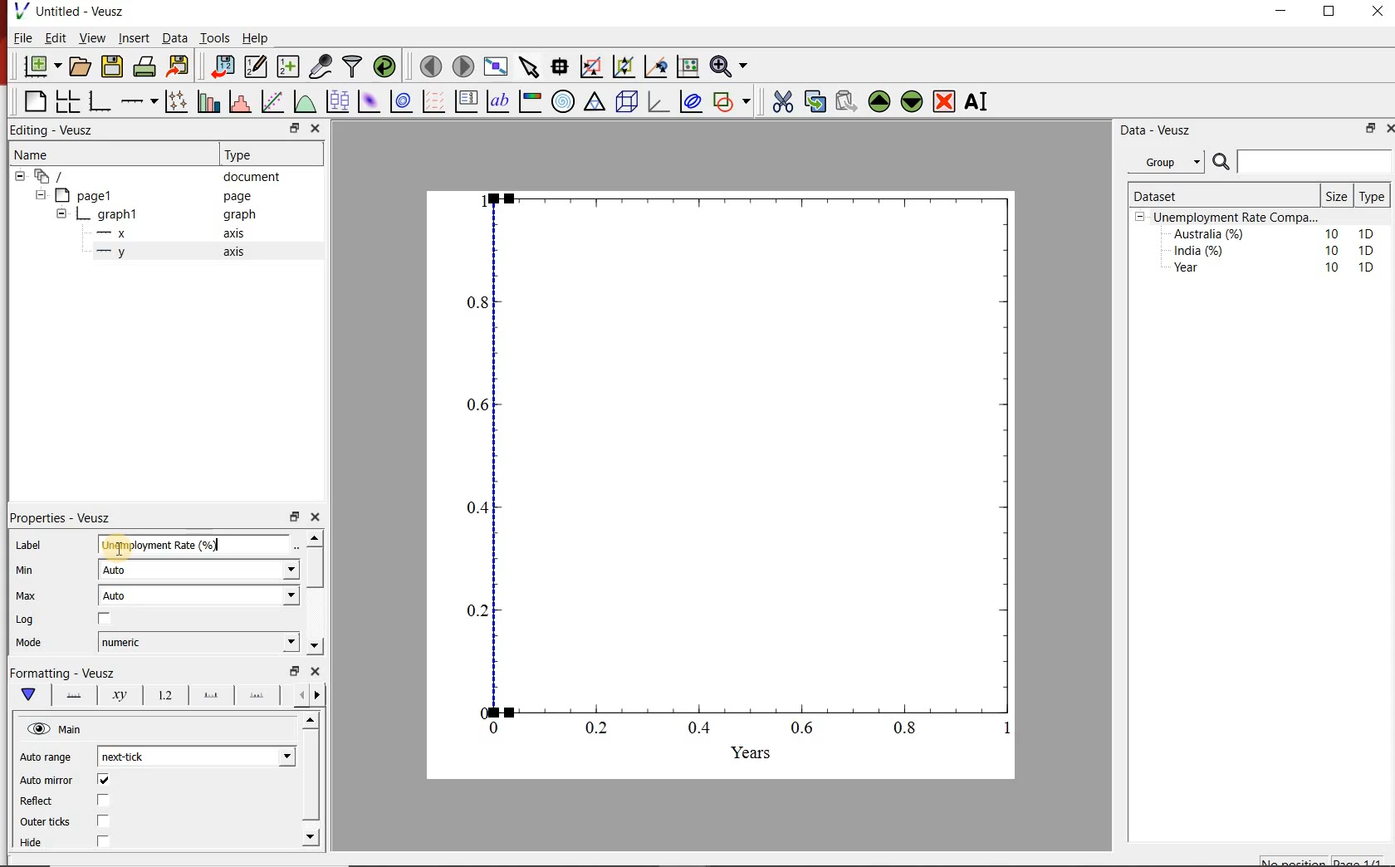  What do you see at coordinates (61, 216) in the screenshot?
I see `collapse` at bounding box center [61, 216].